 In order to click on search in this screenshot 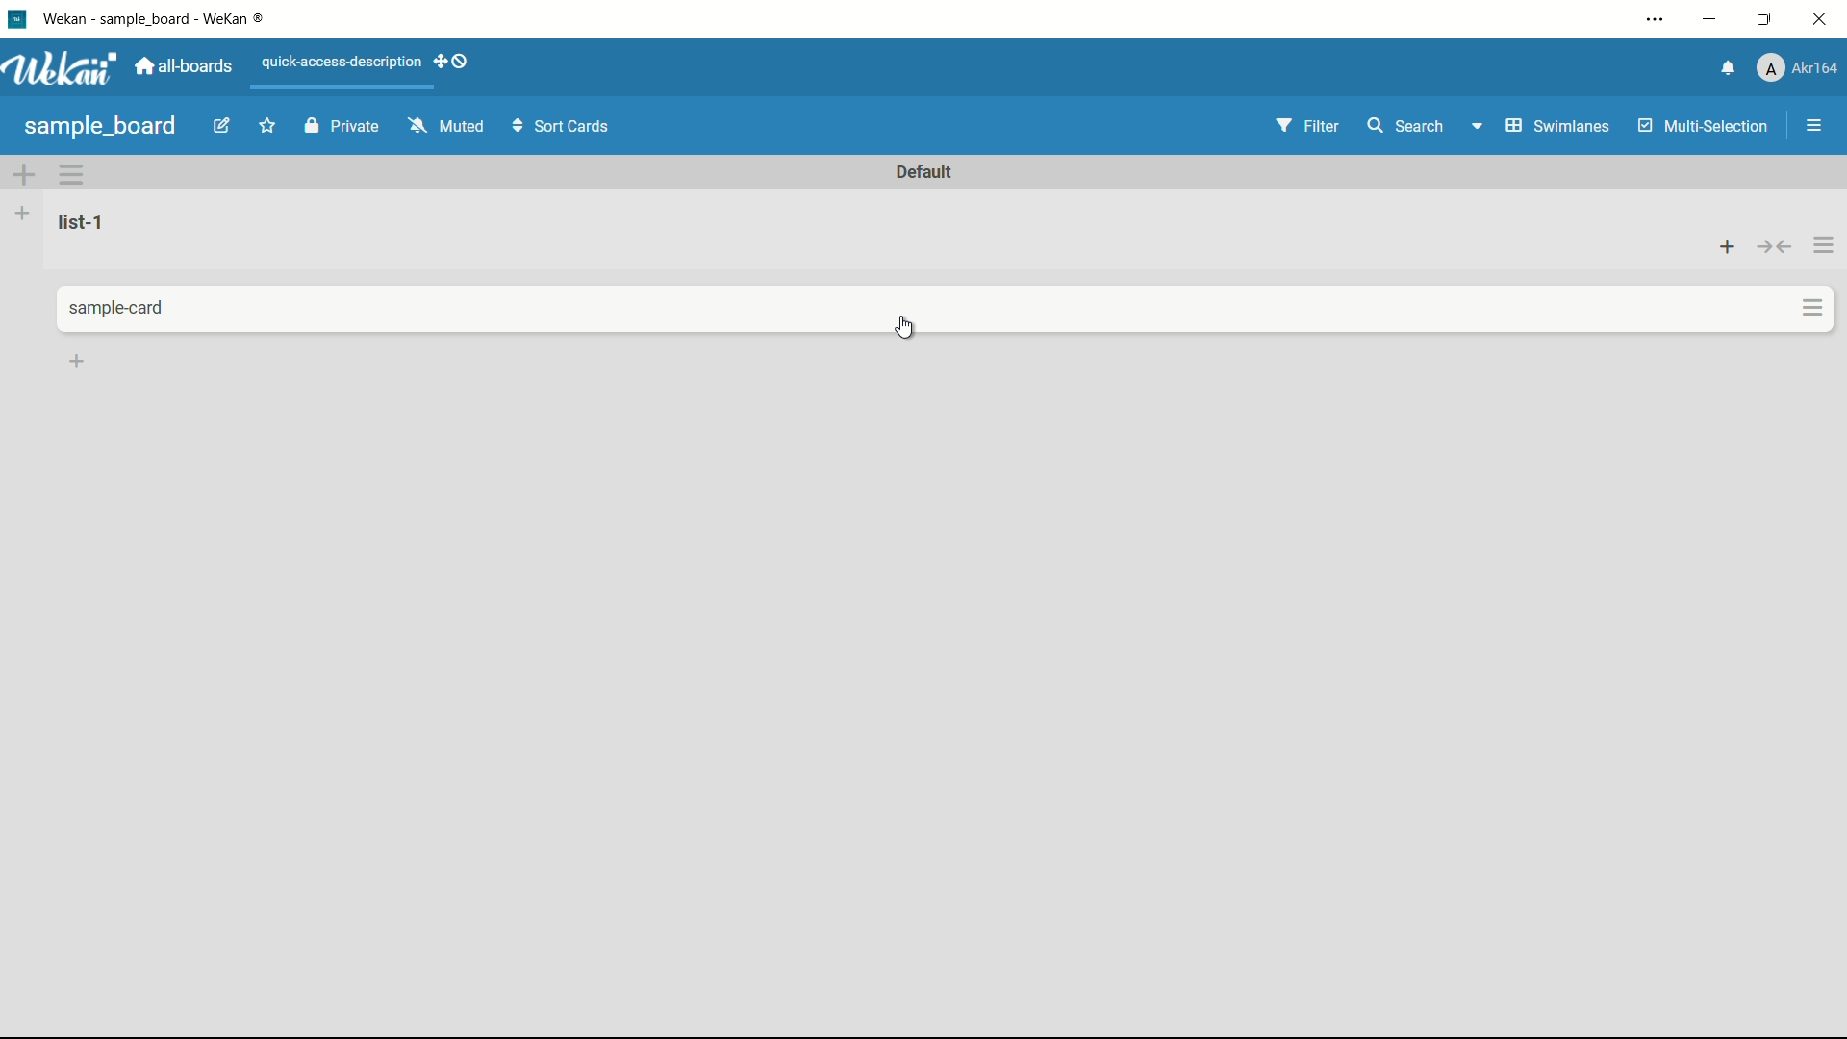, I will do `click(1404, 126)`.